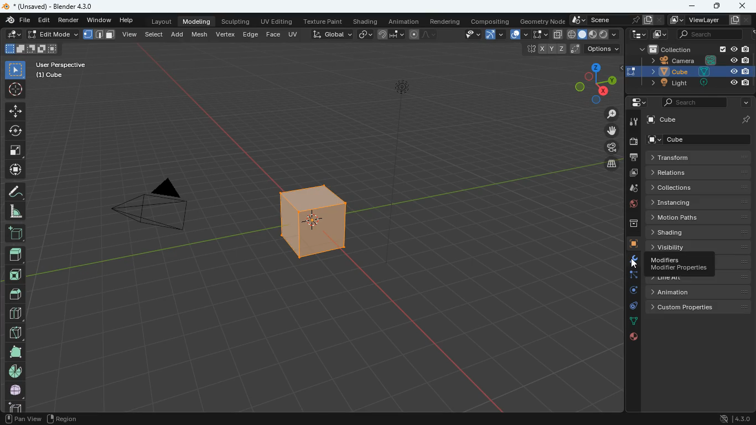 The image size is (756, 425). I want to click on minimize, so click(693, 7).